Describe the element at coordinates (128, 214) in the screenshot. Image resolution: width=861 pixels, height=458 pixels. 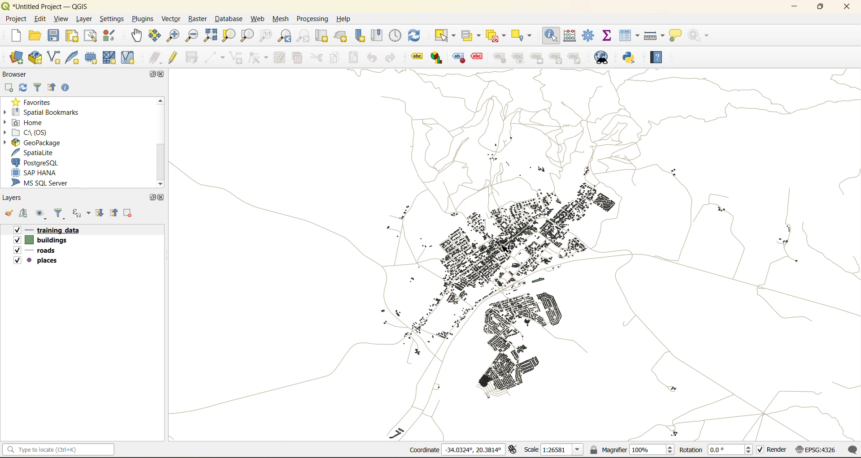
I see `remove` at that location.